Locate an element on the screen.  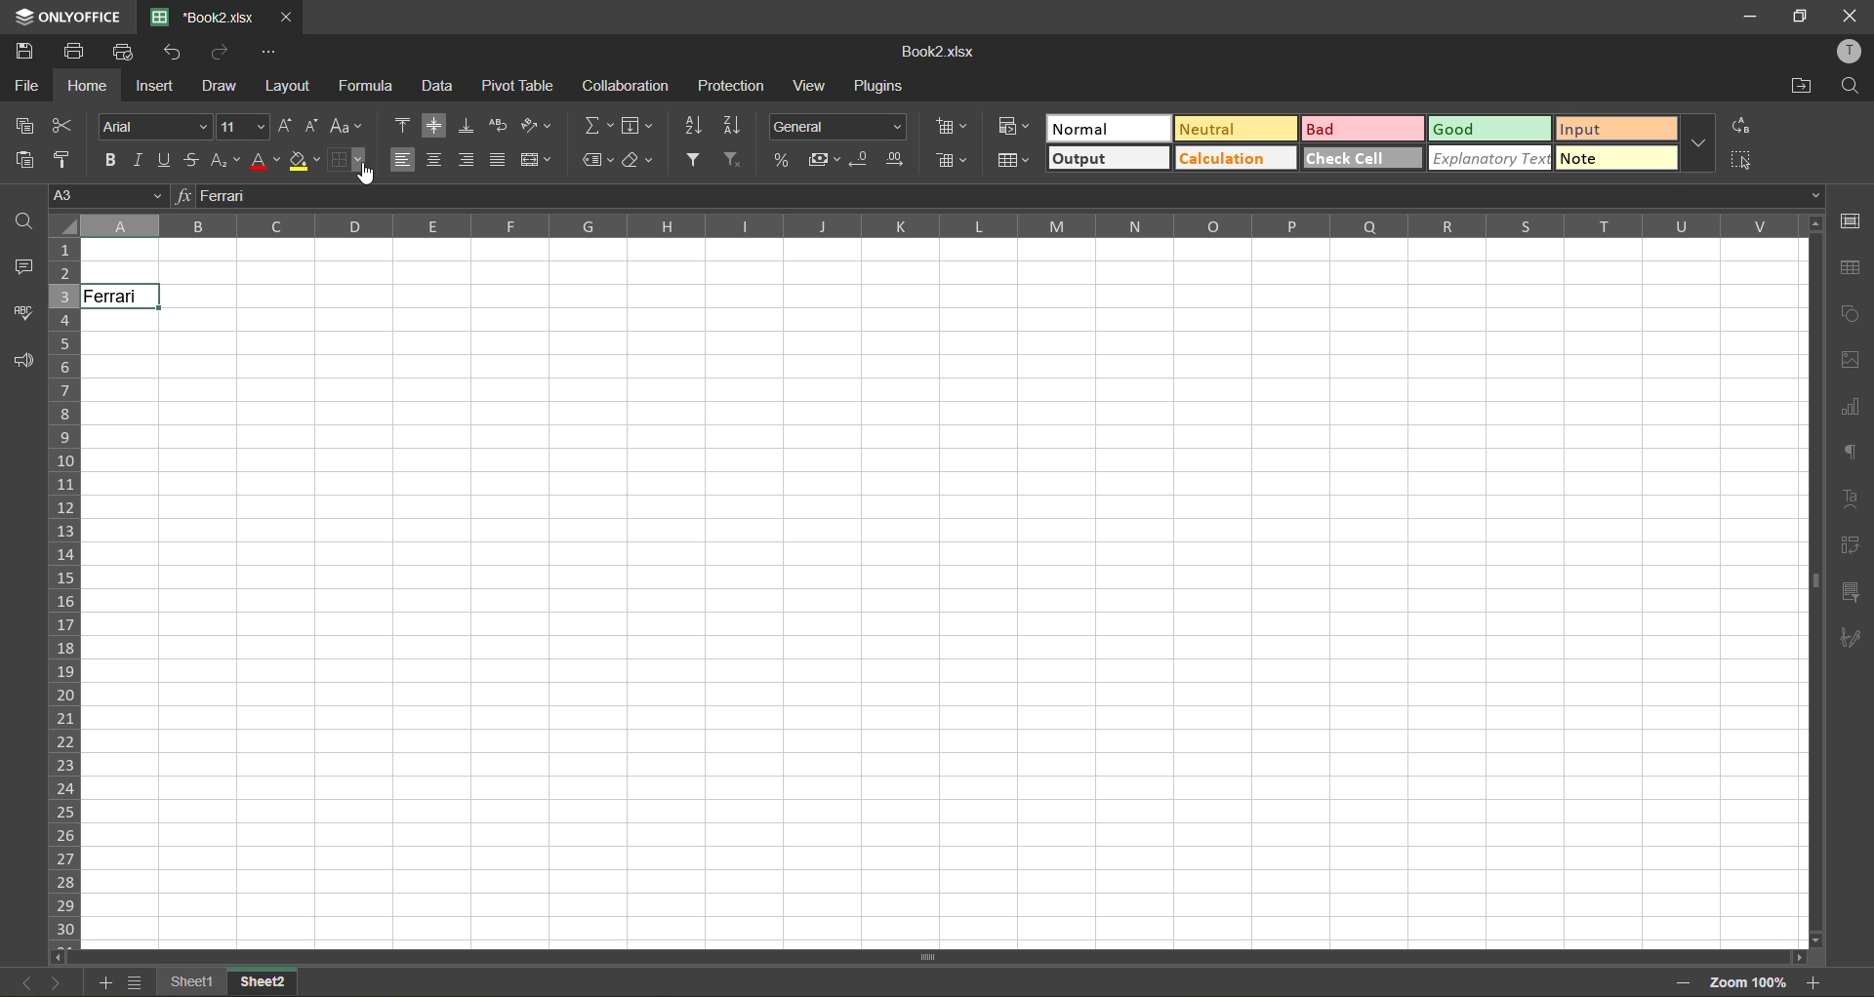
clear filter is located at coordinates (738, 160).